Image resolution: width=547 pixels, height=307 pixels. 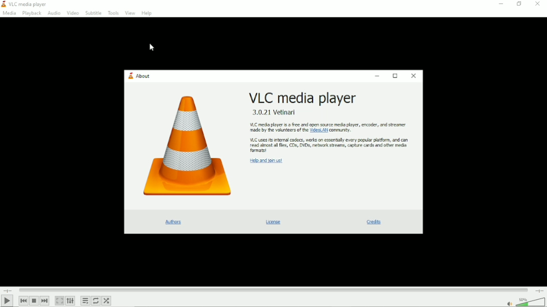 I want to click on vlc Logo, so click(x=187, y=147).